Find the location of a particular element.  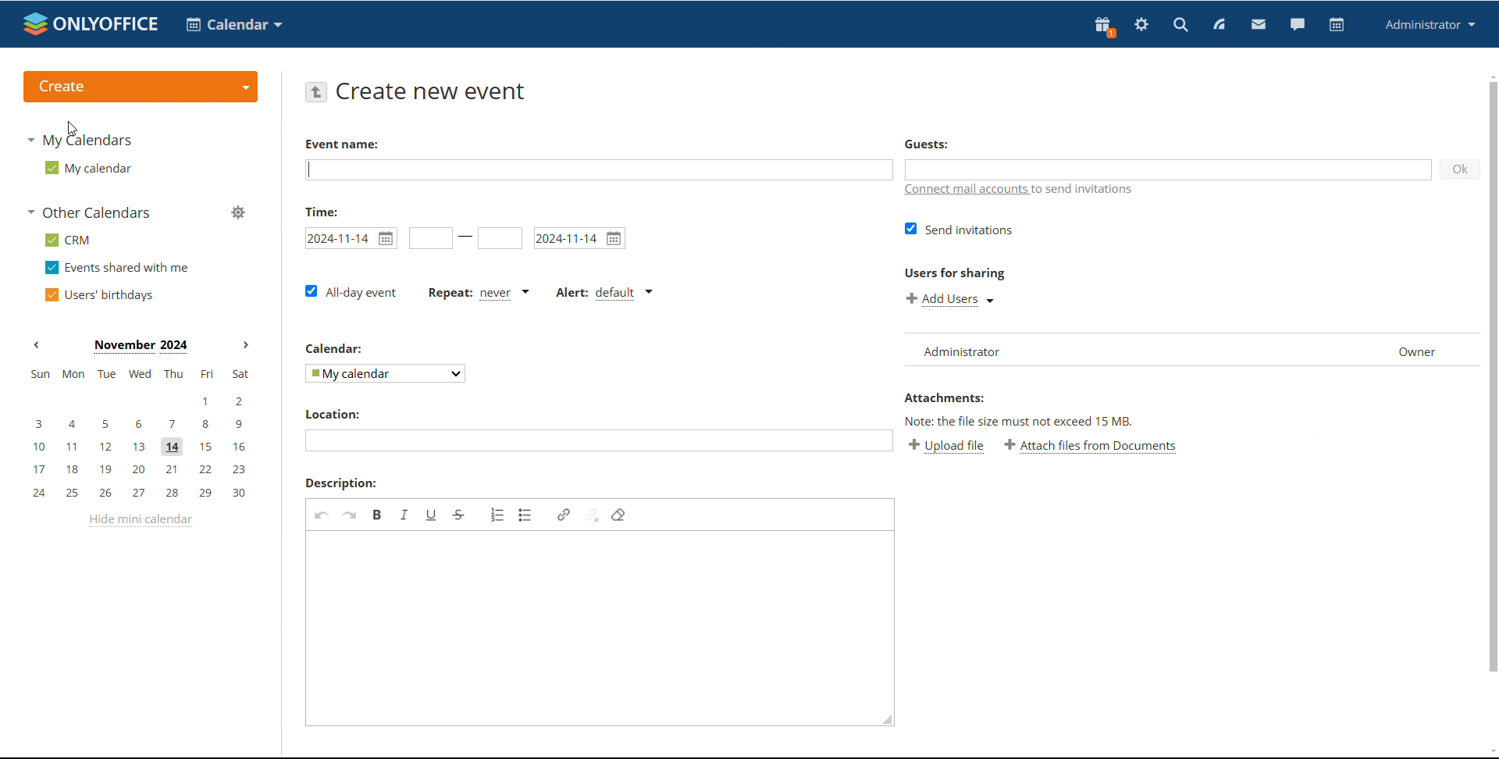

scroll down is located at coordinates (1490, 753).